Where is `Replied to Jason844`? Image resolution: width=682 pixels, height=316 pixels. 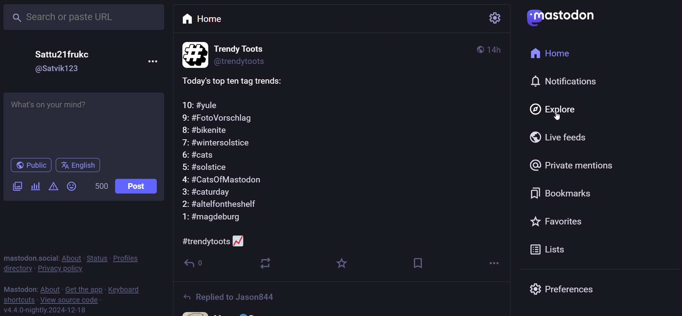
Replied to Jason844 is located at coordinates (239, 294).